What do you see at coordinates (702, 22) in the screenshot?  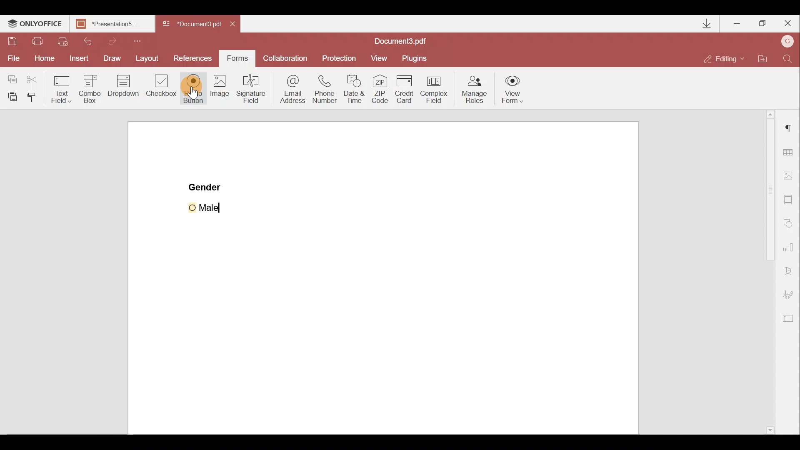 I see `Downloads` at bounding box center [702, 22].